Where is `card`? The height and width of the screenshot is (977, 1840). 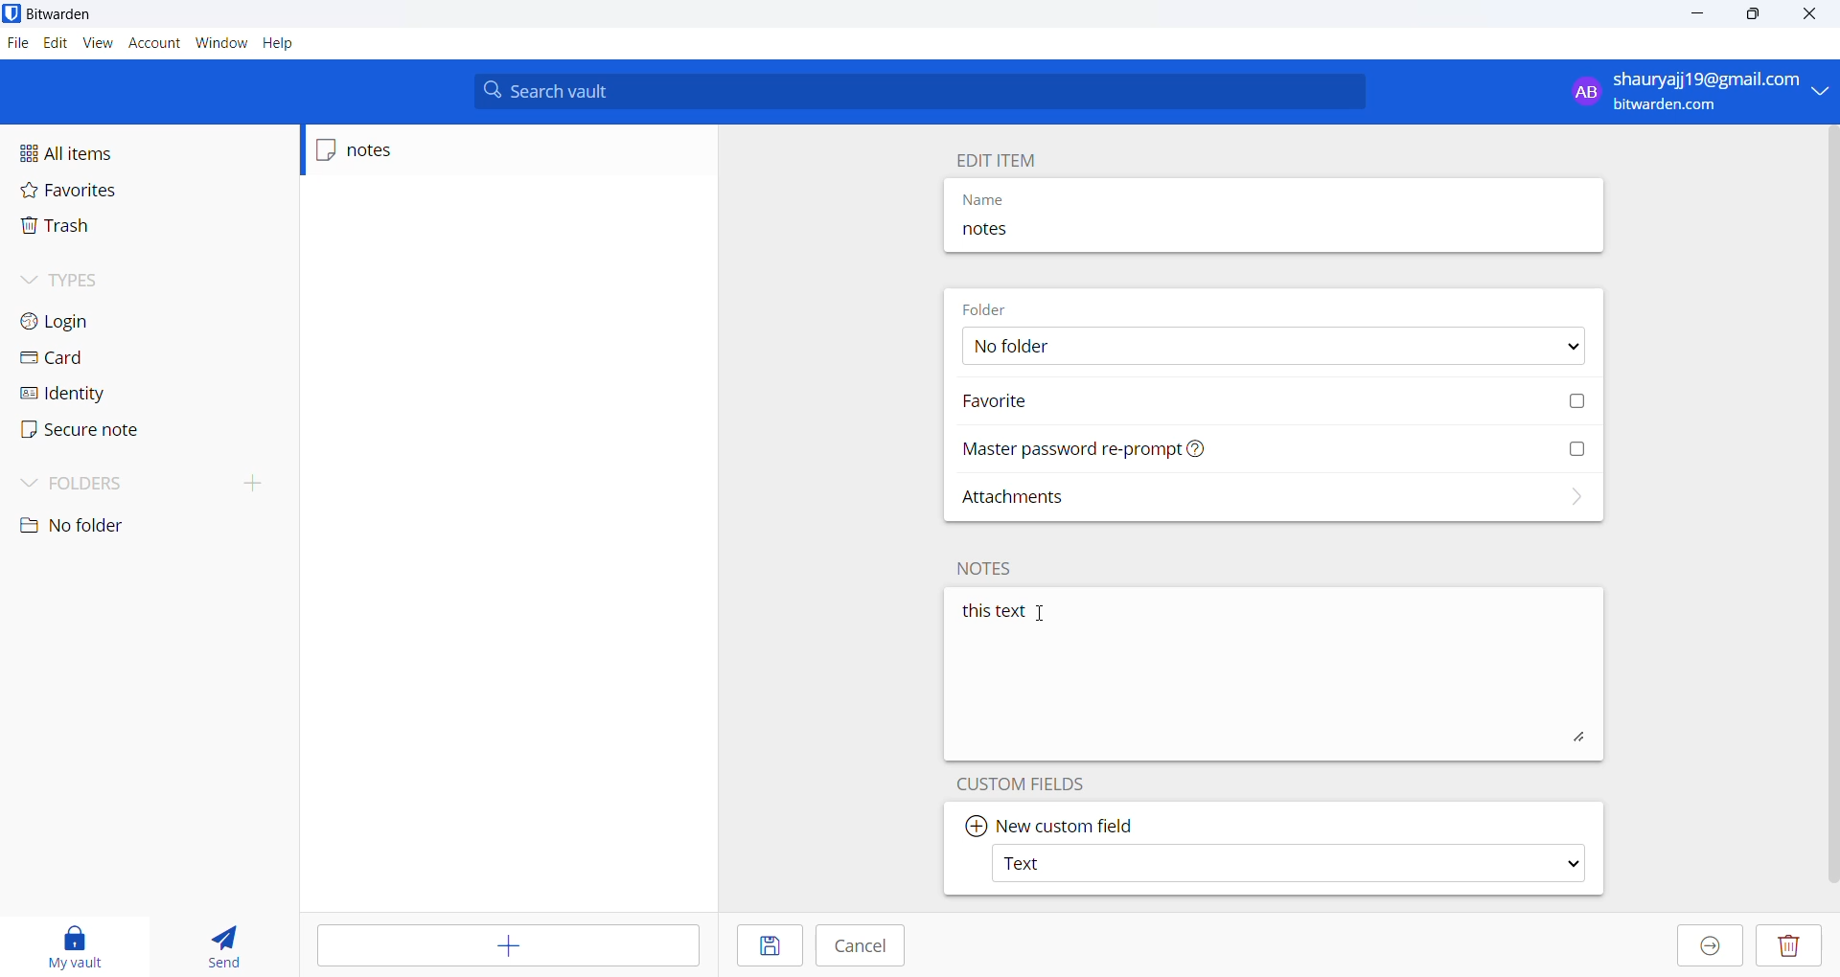 card is located at coordinates (83, 362).